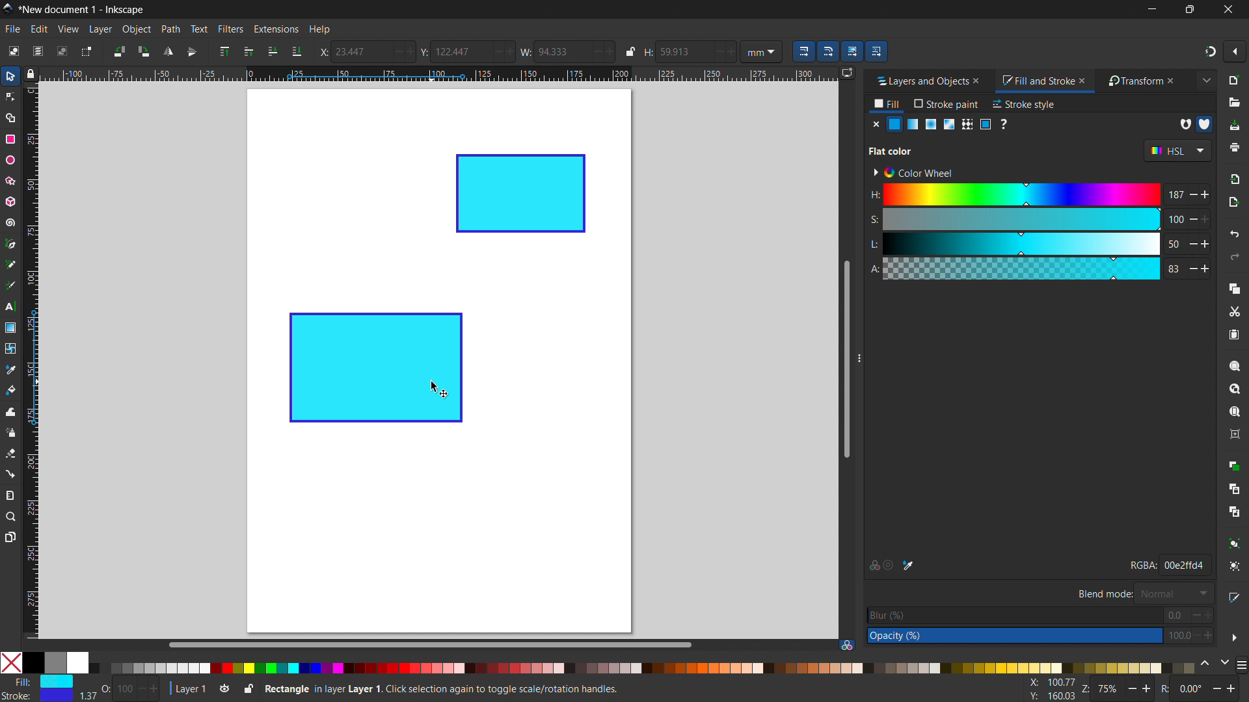 This screenshot has width=1249, height=702. I want to click on move patterns along with the objects, so click(876, 51).